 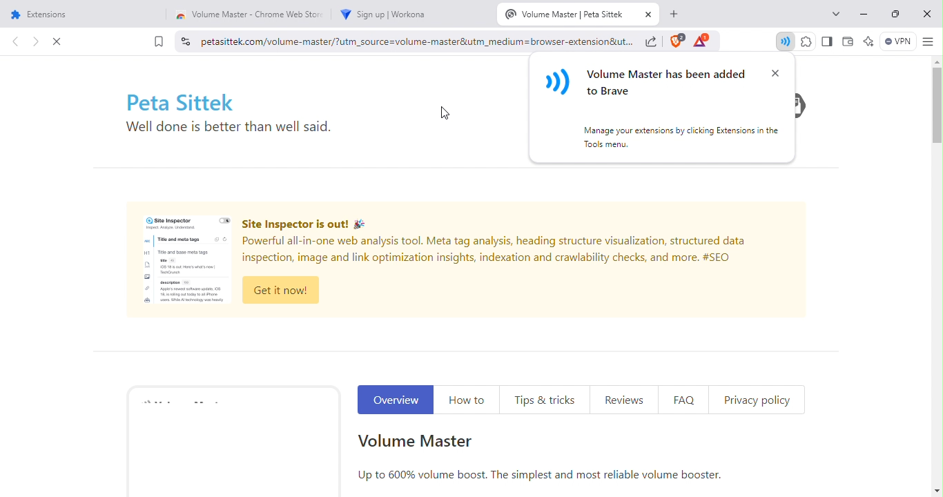 I want to click on new tab , so click(x=676, y=13).